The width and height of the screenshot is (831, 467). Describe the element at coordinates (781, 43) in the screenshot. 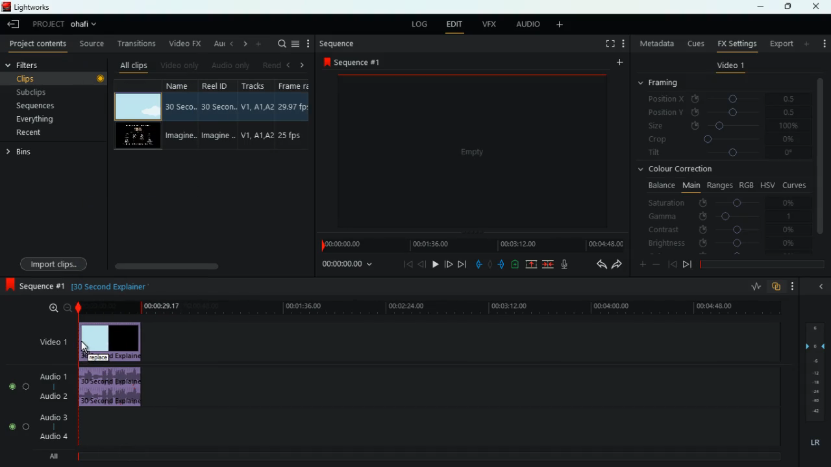

I see `export` at that location.